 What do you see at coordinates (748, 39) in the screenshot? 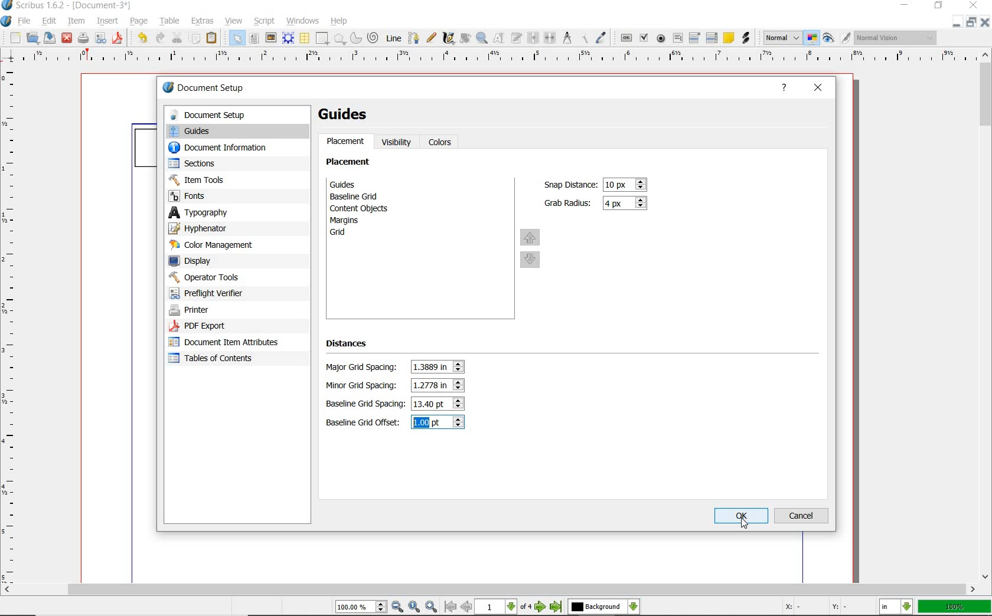
I see `link annotation` at bounding box center [748, 39].